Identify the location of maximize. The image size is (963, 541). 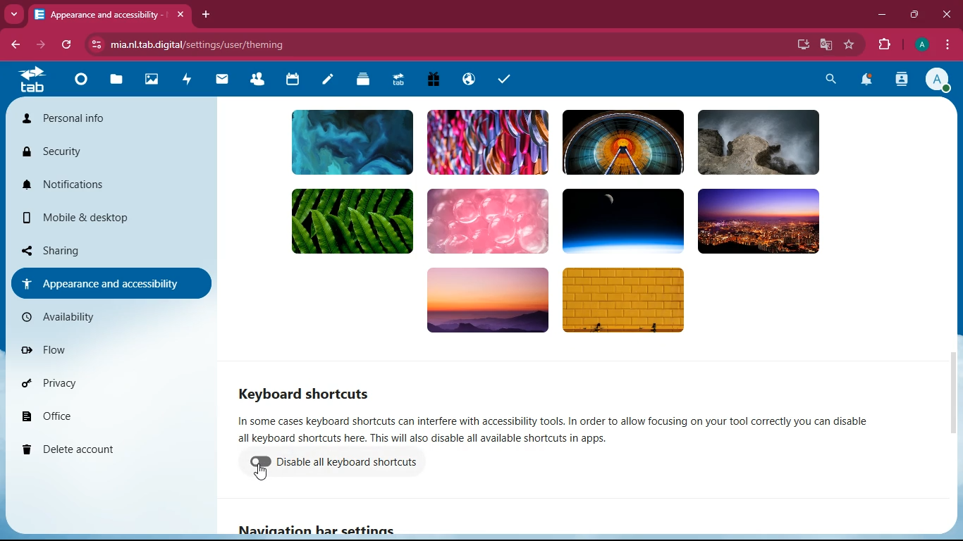
(914, 15).